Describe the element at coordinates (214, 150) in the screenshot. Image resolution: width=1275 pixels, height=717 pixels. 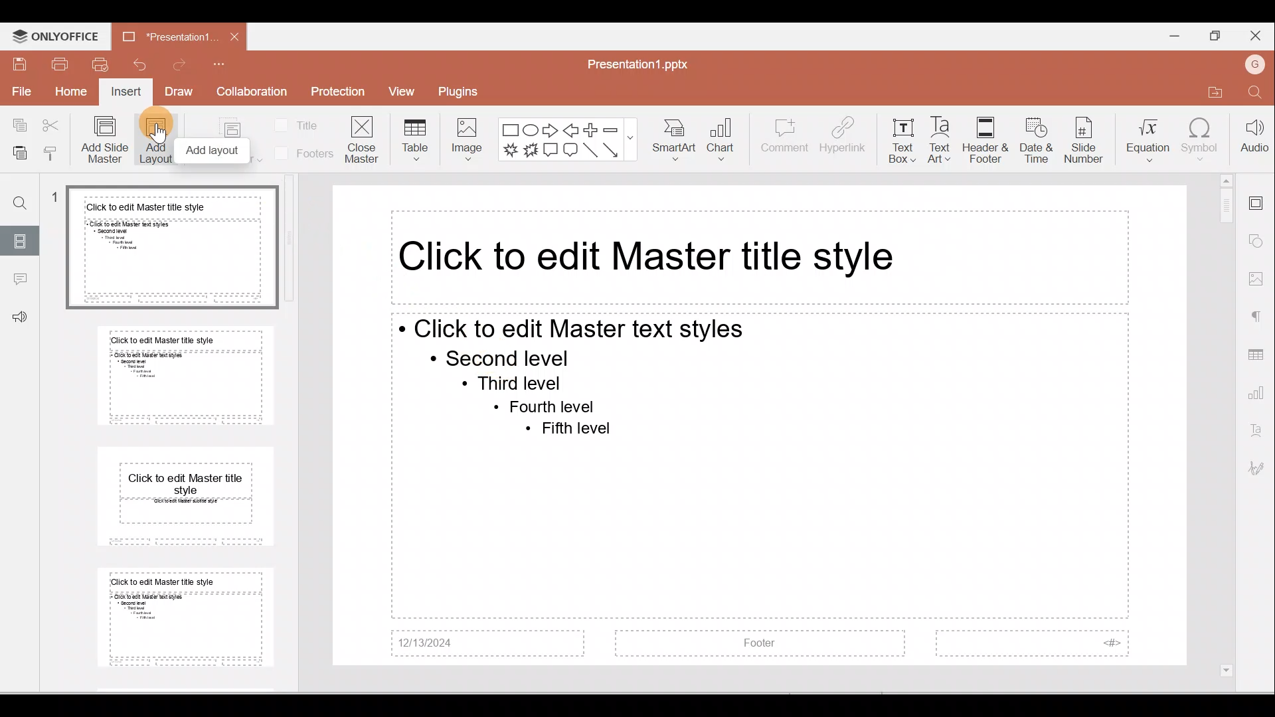
I see `Add layout` at that location.